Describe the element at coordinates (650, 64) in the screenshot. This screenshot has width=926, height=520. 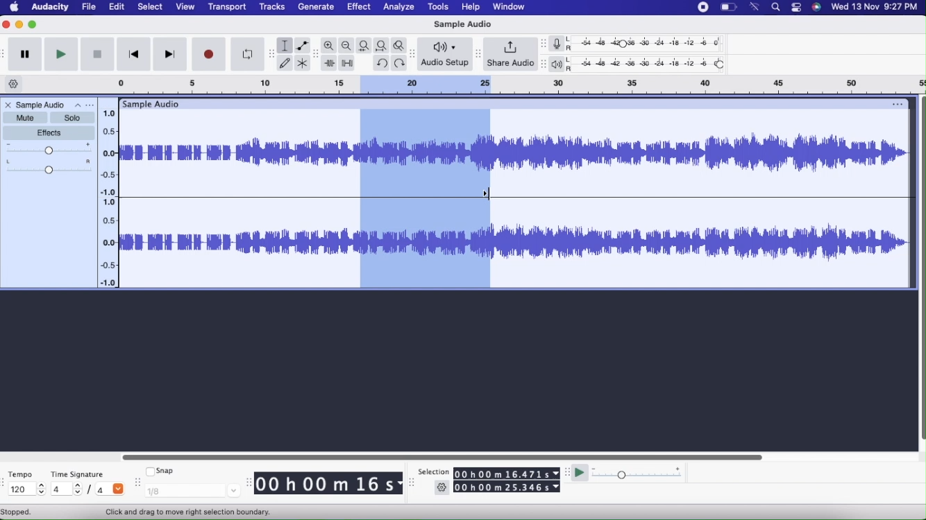
I see `Playback level` at that location.